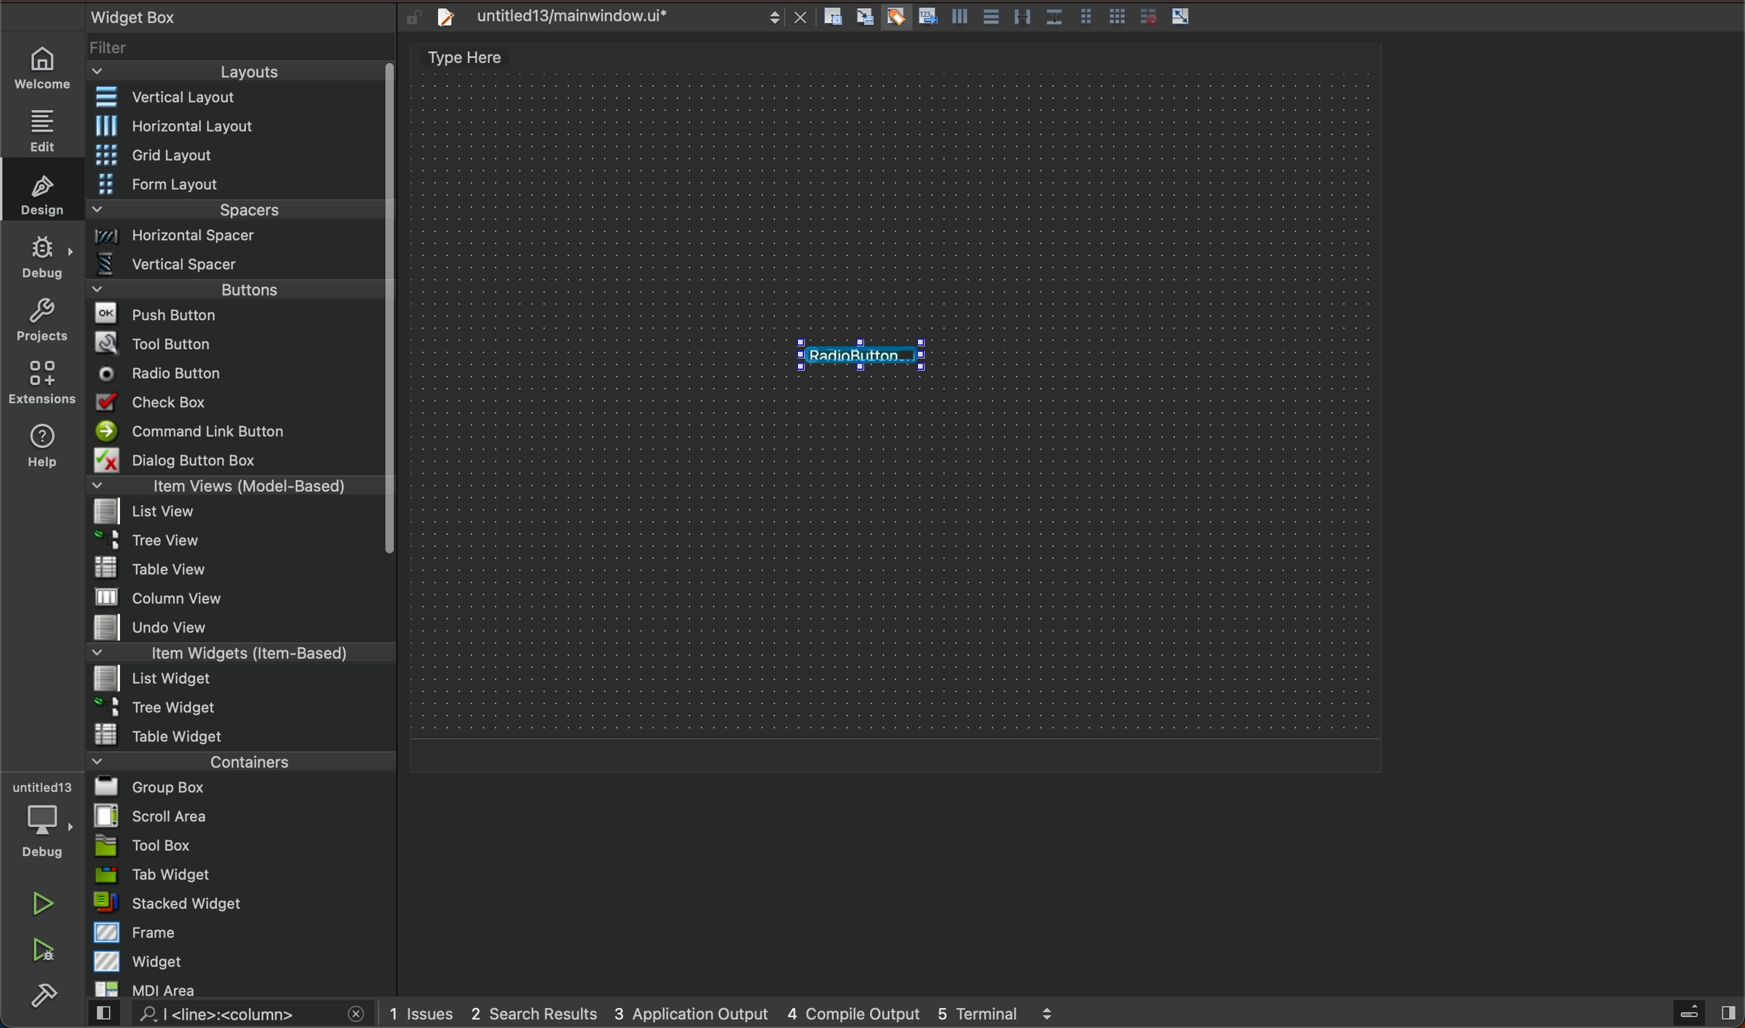 The width and height of the screenshot is (1745, 1028). Describe the element at coordinates (51, 821) in the screenshot. I see `debug` at that location.